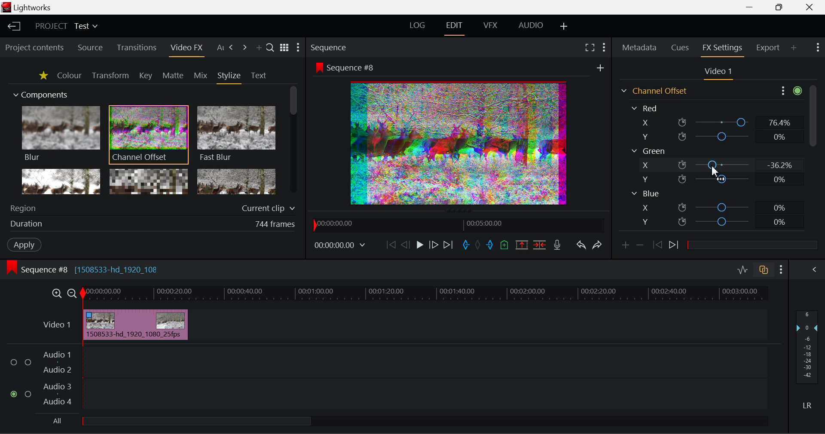  Describe the element at coordinates (793, 48) in the screenshot. I see `Add Panel` at that location.